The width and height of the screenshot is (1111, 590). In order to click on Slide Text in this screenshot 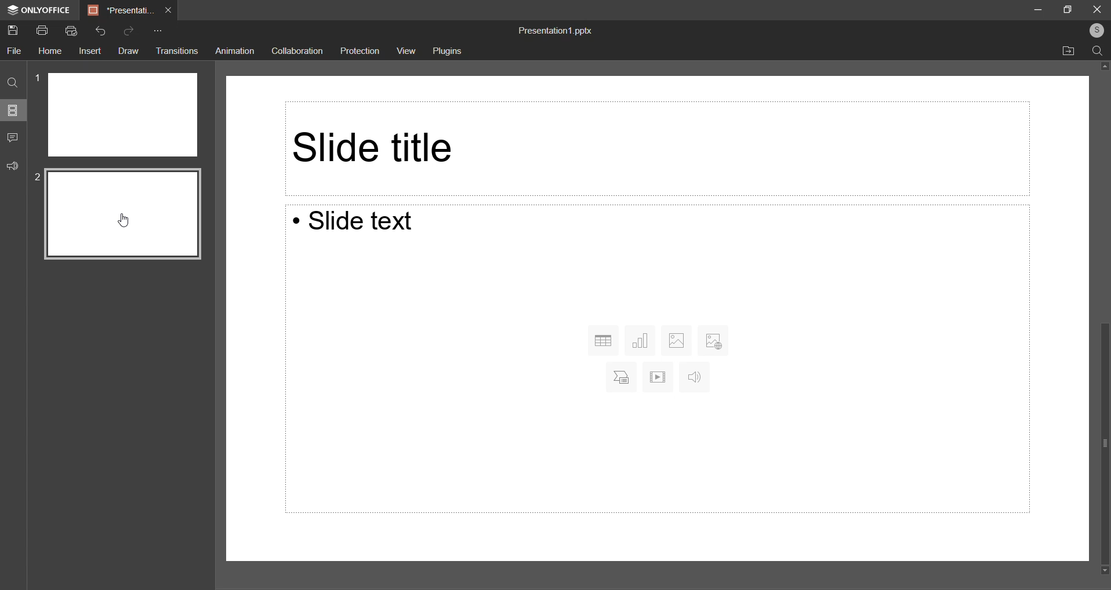, I will do `click(363, 223)`.